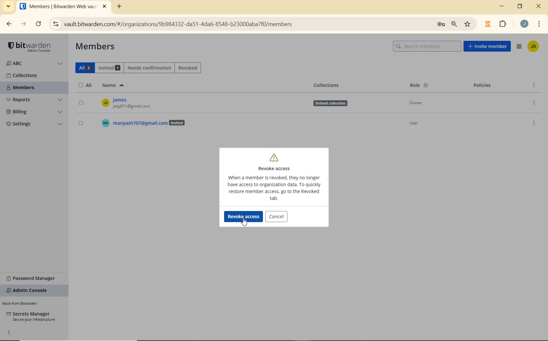 Image resolution: width=548 pixels, height=341 pixels. I want to click on BACK, so click(9, 24).